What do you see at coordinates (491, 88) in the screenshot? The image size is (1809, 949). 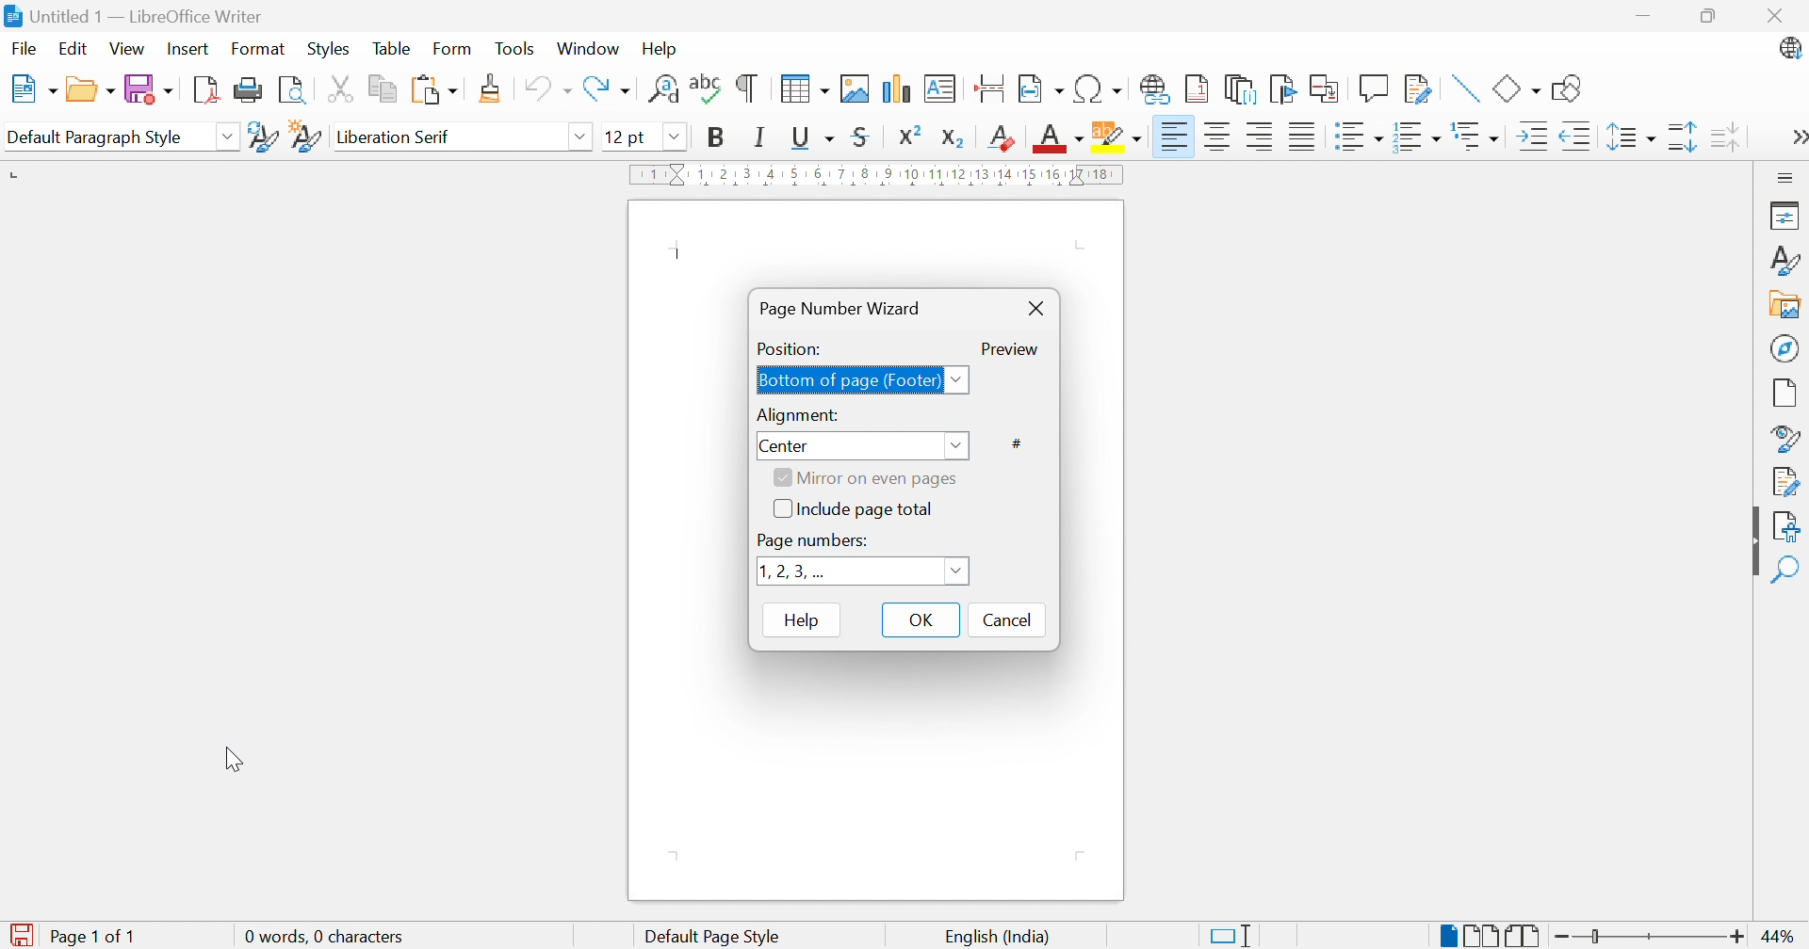 I see `Clone formatting` at bounding box center [491, 88].